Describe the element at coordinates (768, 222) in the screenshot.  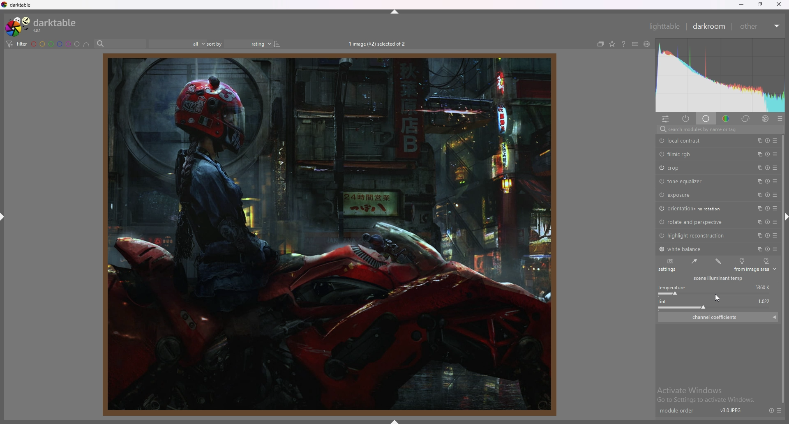
I see `reset` at that location.